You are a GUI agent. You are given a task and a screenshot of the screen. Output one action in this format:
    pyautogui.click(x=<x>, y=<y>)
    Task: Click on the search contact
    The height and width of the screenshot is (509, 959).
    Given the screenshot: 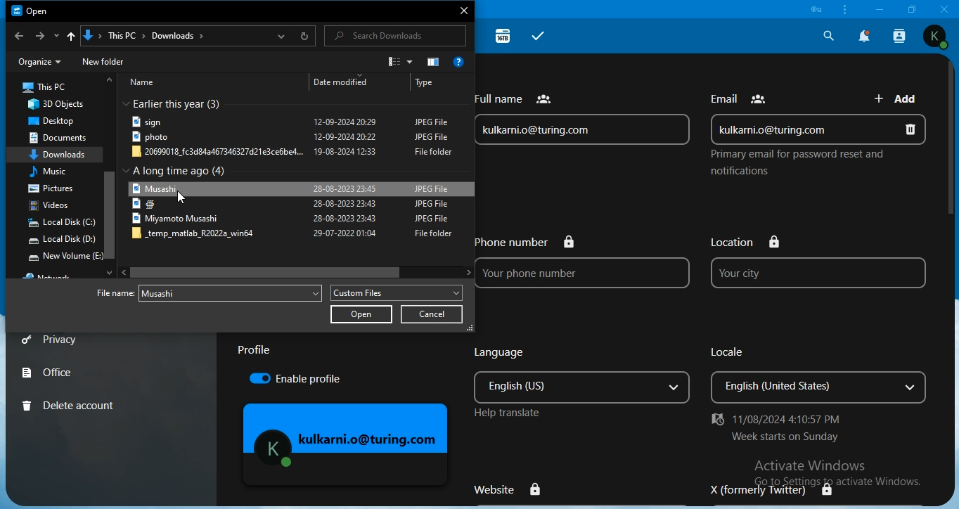 What is the action you would take?
    pyautogui.click(x=901, y=36)
    